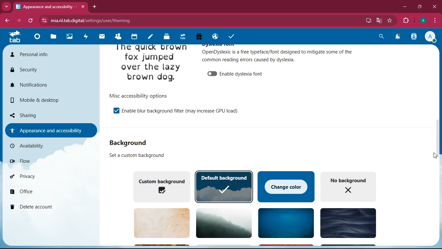 This screenshot has height=249, width=442. I want to click on background, so click(221, 222).